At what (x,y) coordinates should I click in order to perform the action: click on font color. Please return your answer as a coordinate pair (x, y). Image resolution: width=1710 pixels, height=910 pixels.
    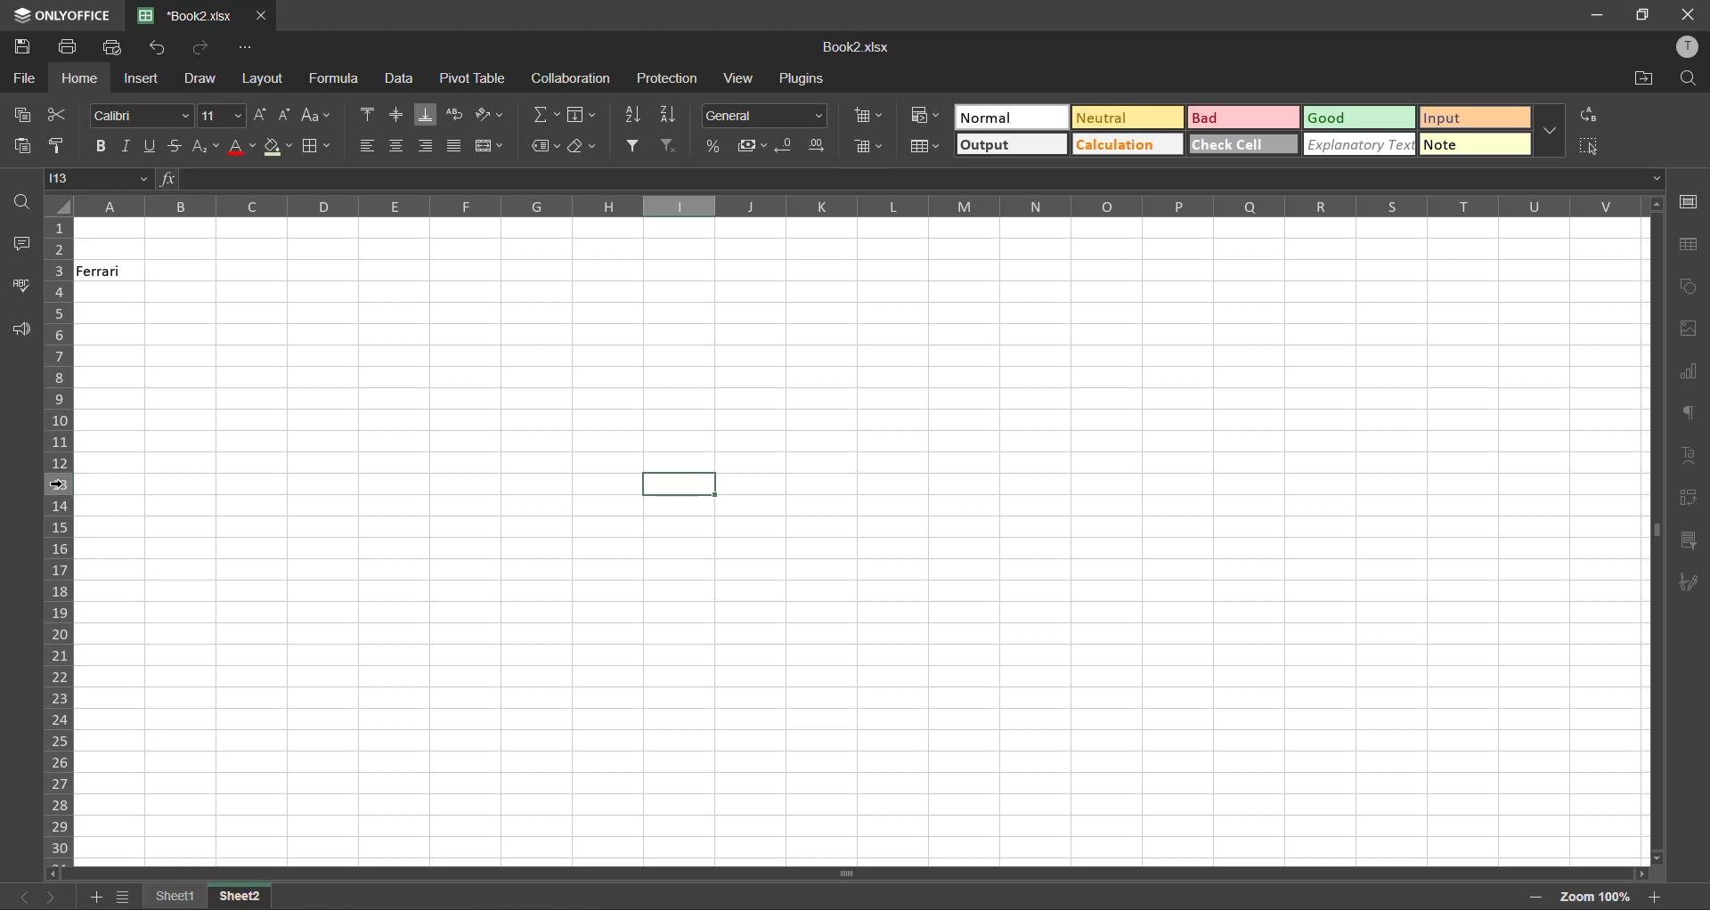
    Looking at the image, I should click on (241, 148).